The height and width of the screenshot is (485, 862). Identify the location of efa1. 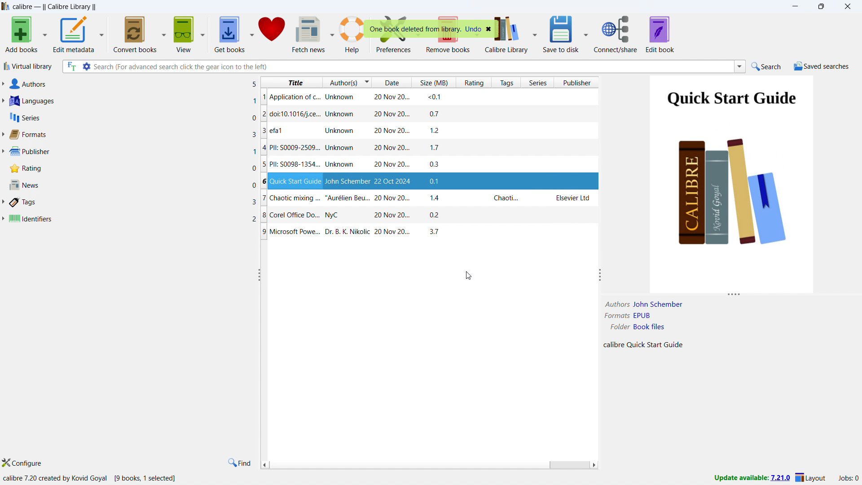
(431, 132).